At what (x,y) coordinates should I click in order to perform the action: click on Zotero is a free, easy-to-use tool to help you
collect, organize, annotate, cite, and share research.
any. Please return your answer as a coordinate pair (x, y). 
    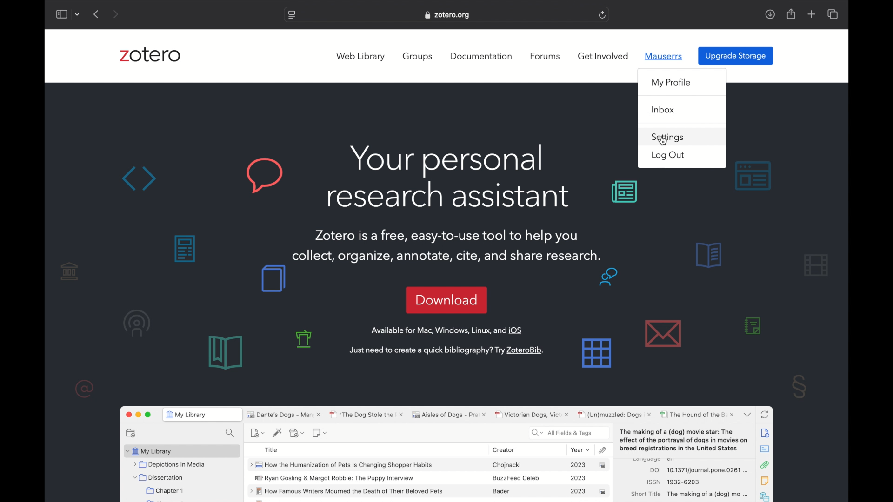
    Looking at the image, I should click on (456, 246).